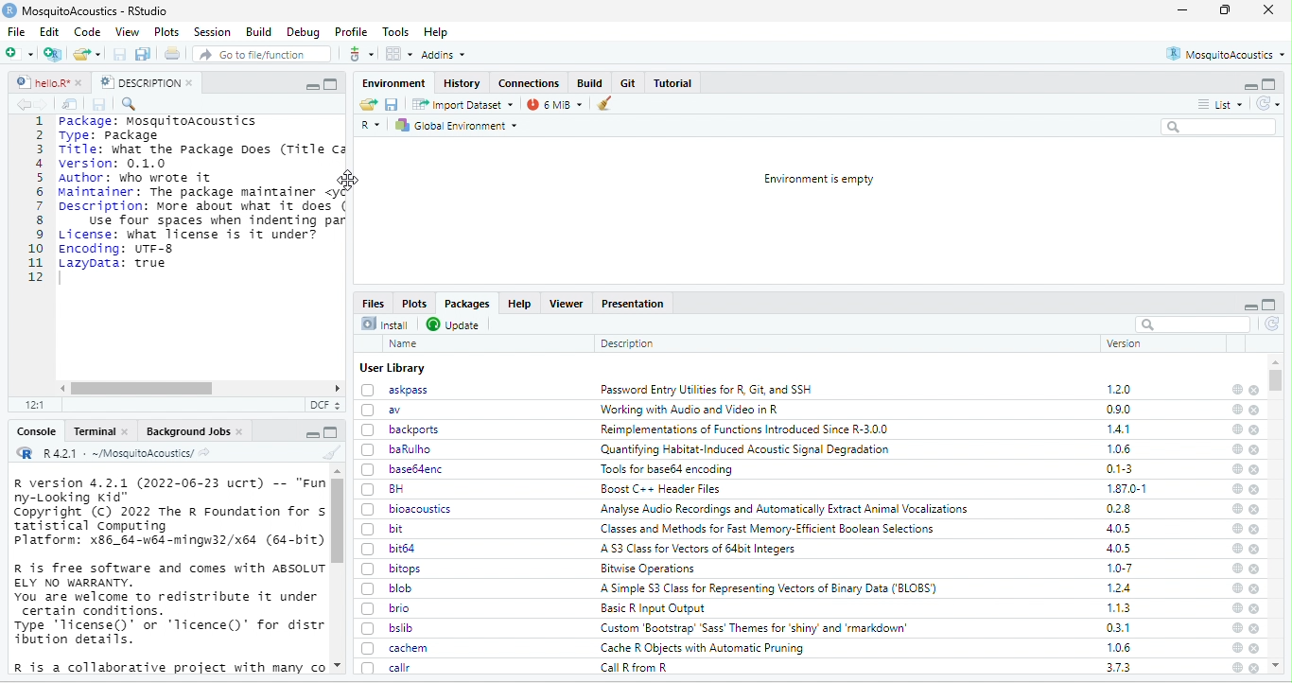 The image size is (1292, 683). I want to click on help, so click(1238, 389).